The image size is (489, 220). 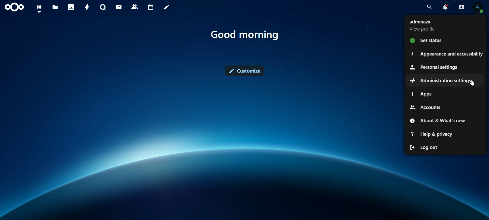 I want to click on administration settings, so click(x=441, y=80).